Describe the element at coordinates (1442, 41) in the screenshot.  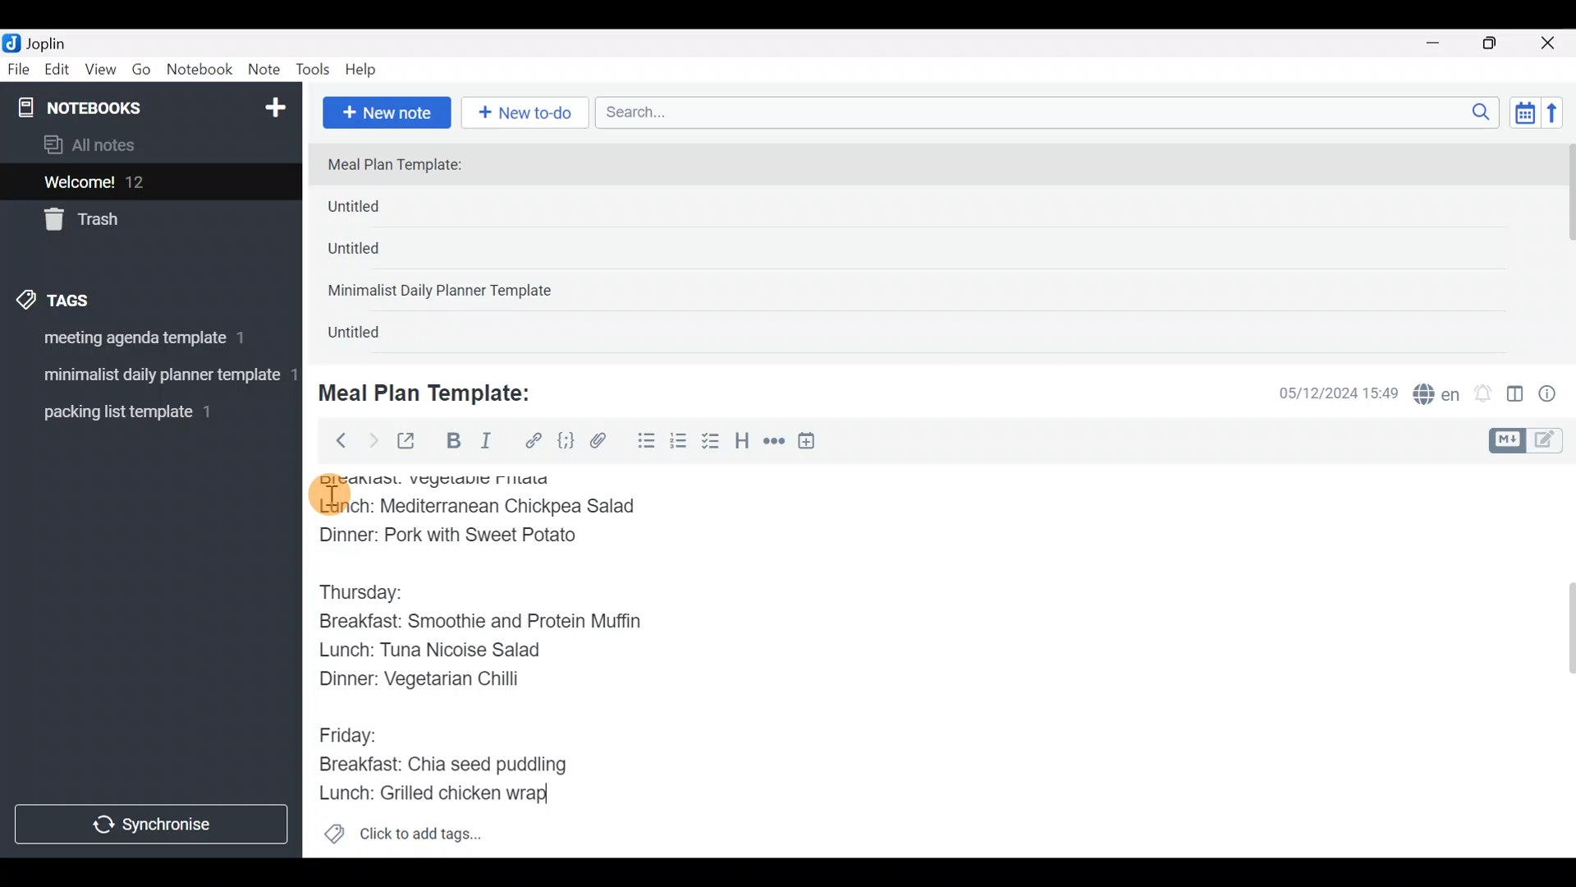
I see `Minimize` at that location.